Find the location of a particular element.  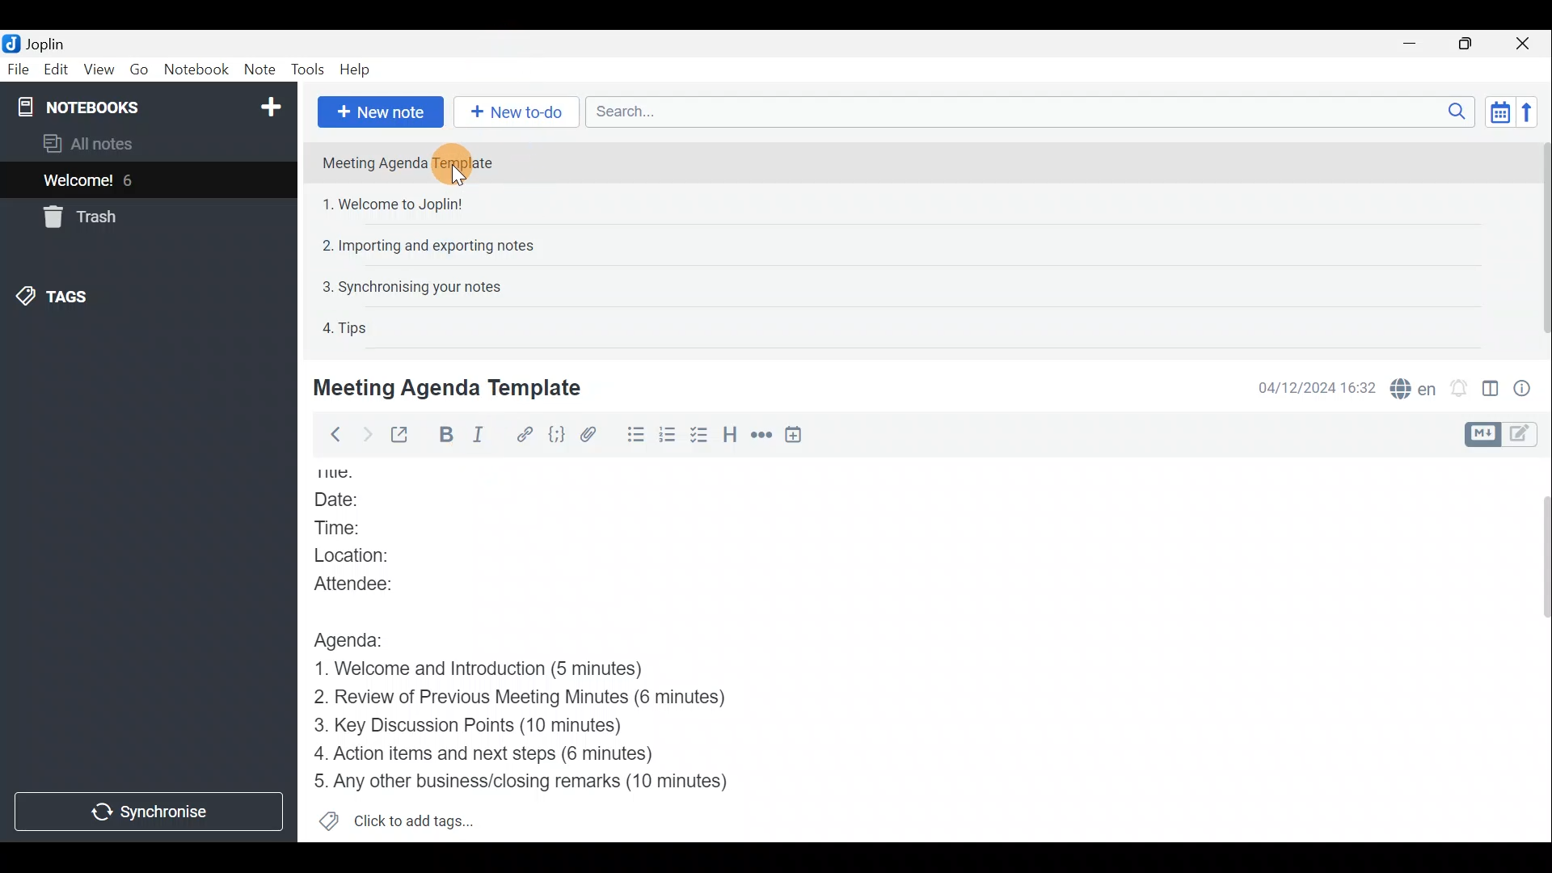

Key Discussion Points (10 minutes) is located at coordinates (474, 727).